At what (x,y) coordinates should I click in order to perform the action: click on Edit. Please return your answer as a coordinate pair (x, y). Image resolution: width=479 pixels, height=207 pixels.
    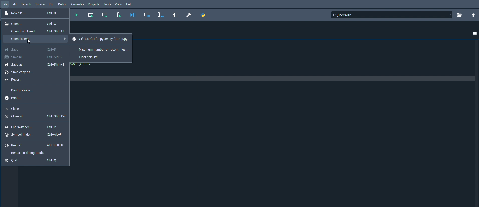
    Looking at the image, I should click on (14, 4).